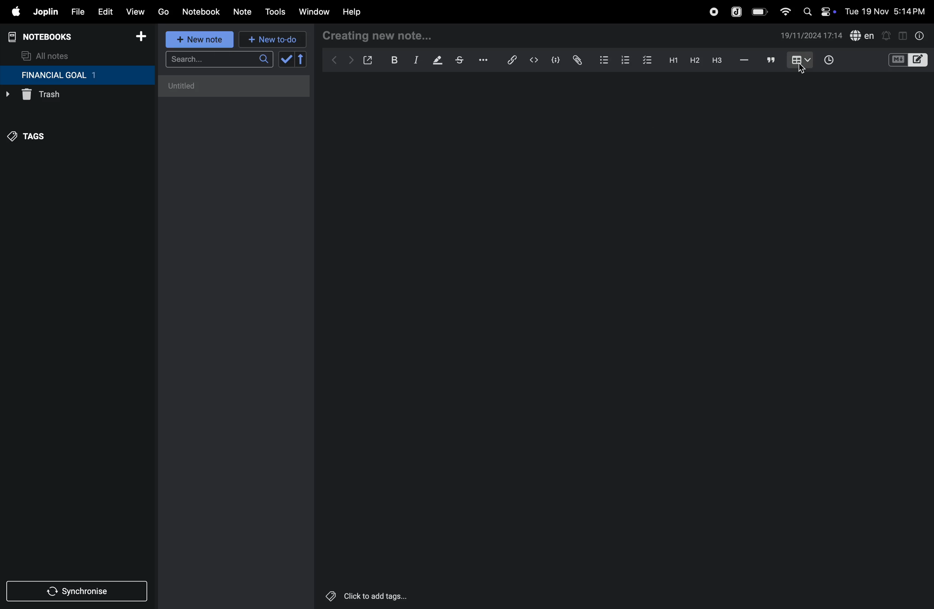 The height and width of the screenshot is (609, 934). What do you see at coordinates (888, 11) in the screenshot?
I see `date and time` at bounding box center [888, 11].